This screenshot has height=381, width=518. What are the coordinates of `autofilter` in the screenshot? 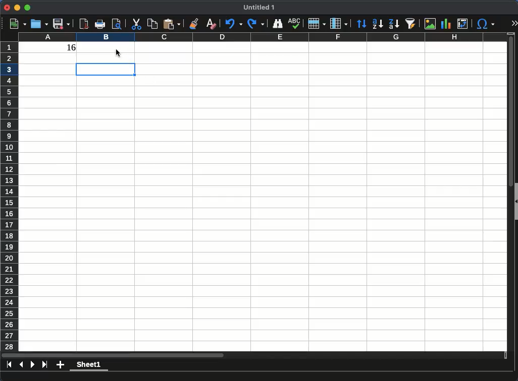 It's located at (411, 24).